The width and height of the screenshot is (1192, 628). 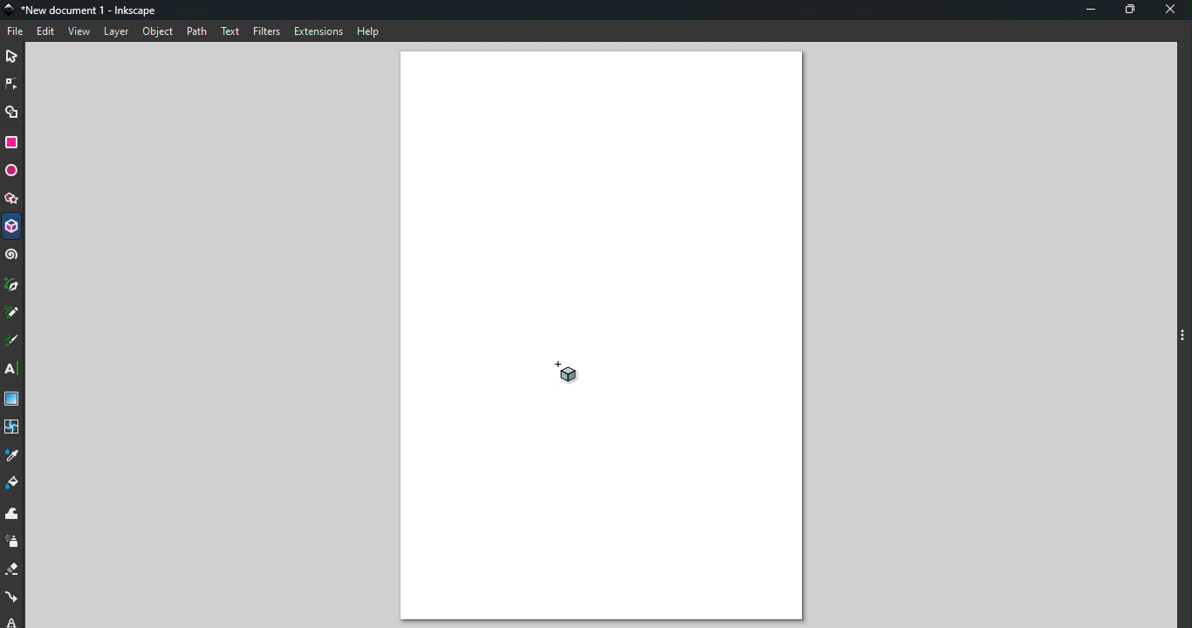 I want to click on 3D box tool, so click(x=12, y=226).